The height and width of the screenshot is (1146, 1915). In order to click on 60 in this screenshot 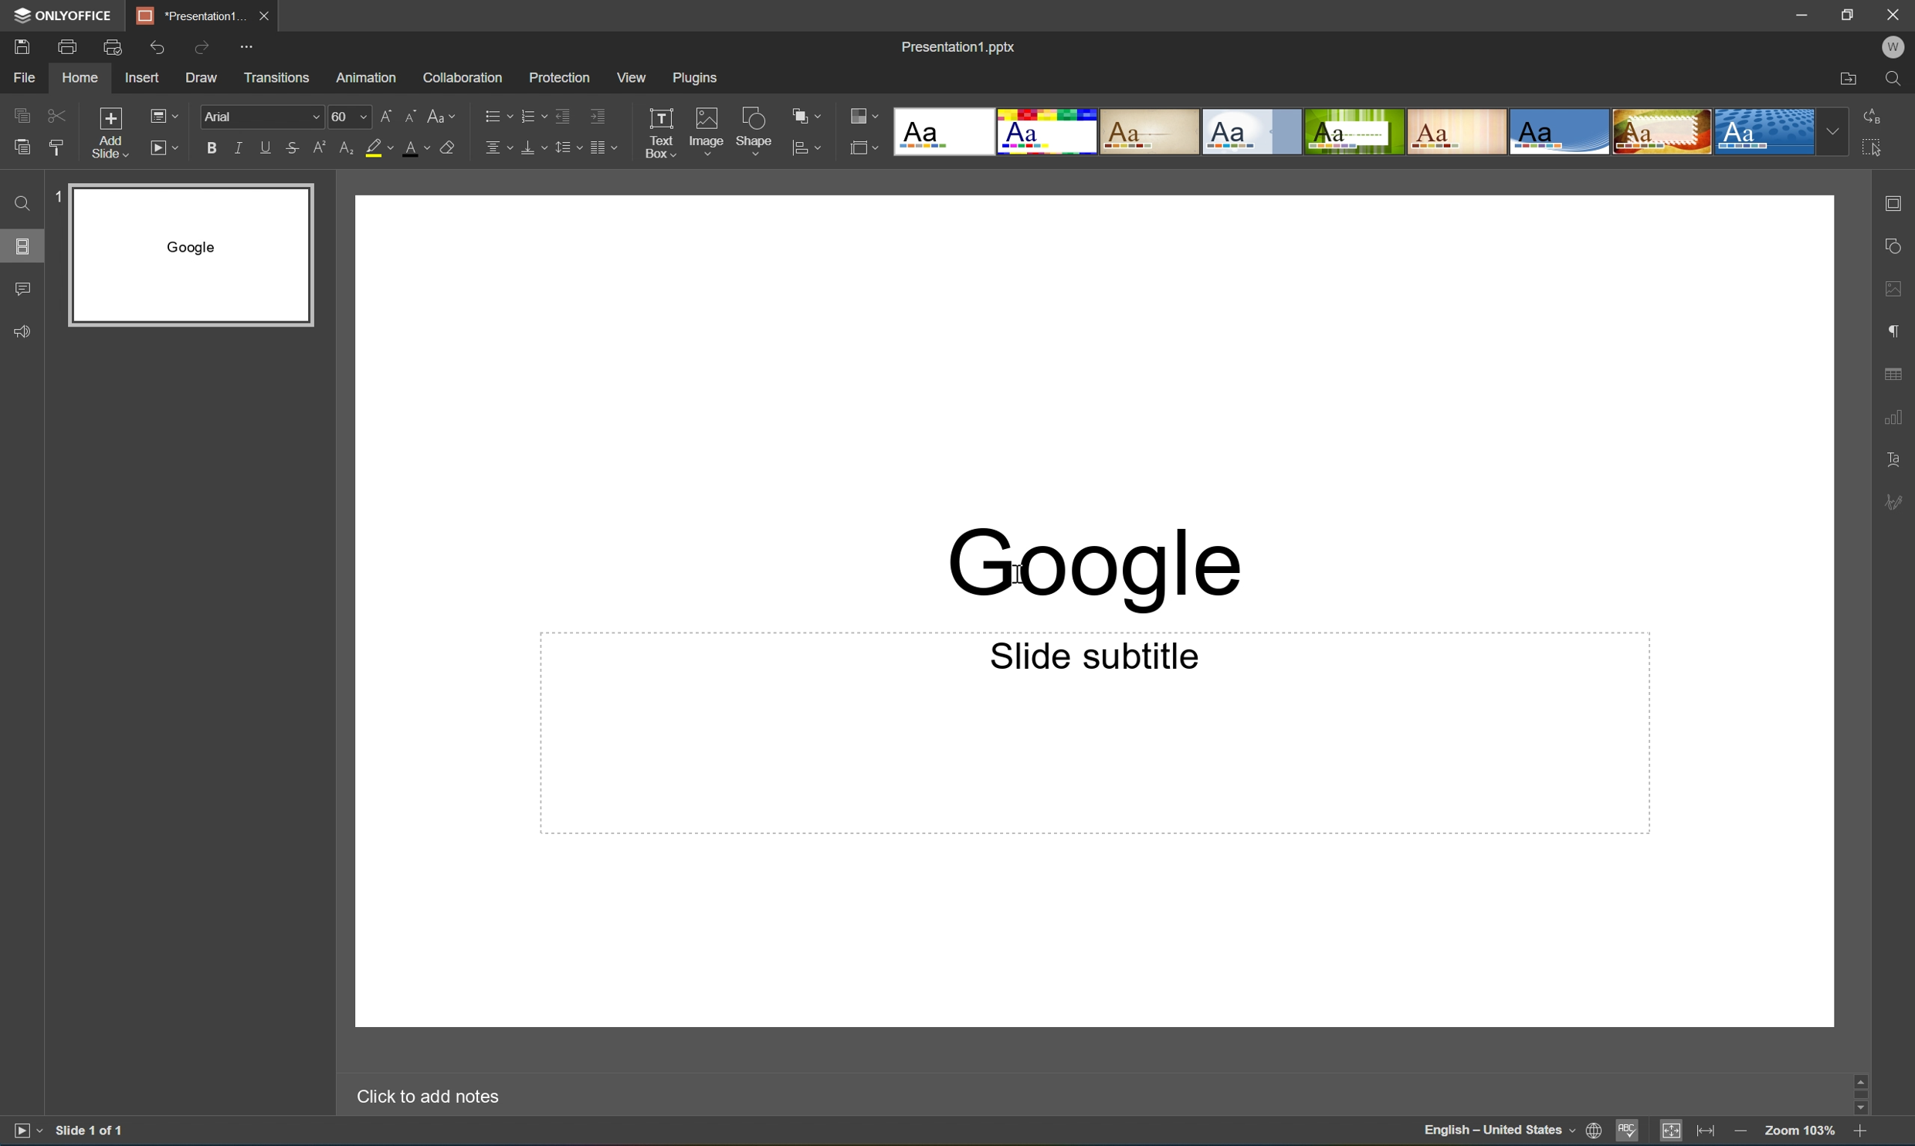, I will do `click(346, 117)`.